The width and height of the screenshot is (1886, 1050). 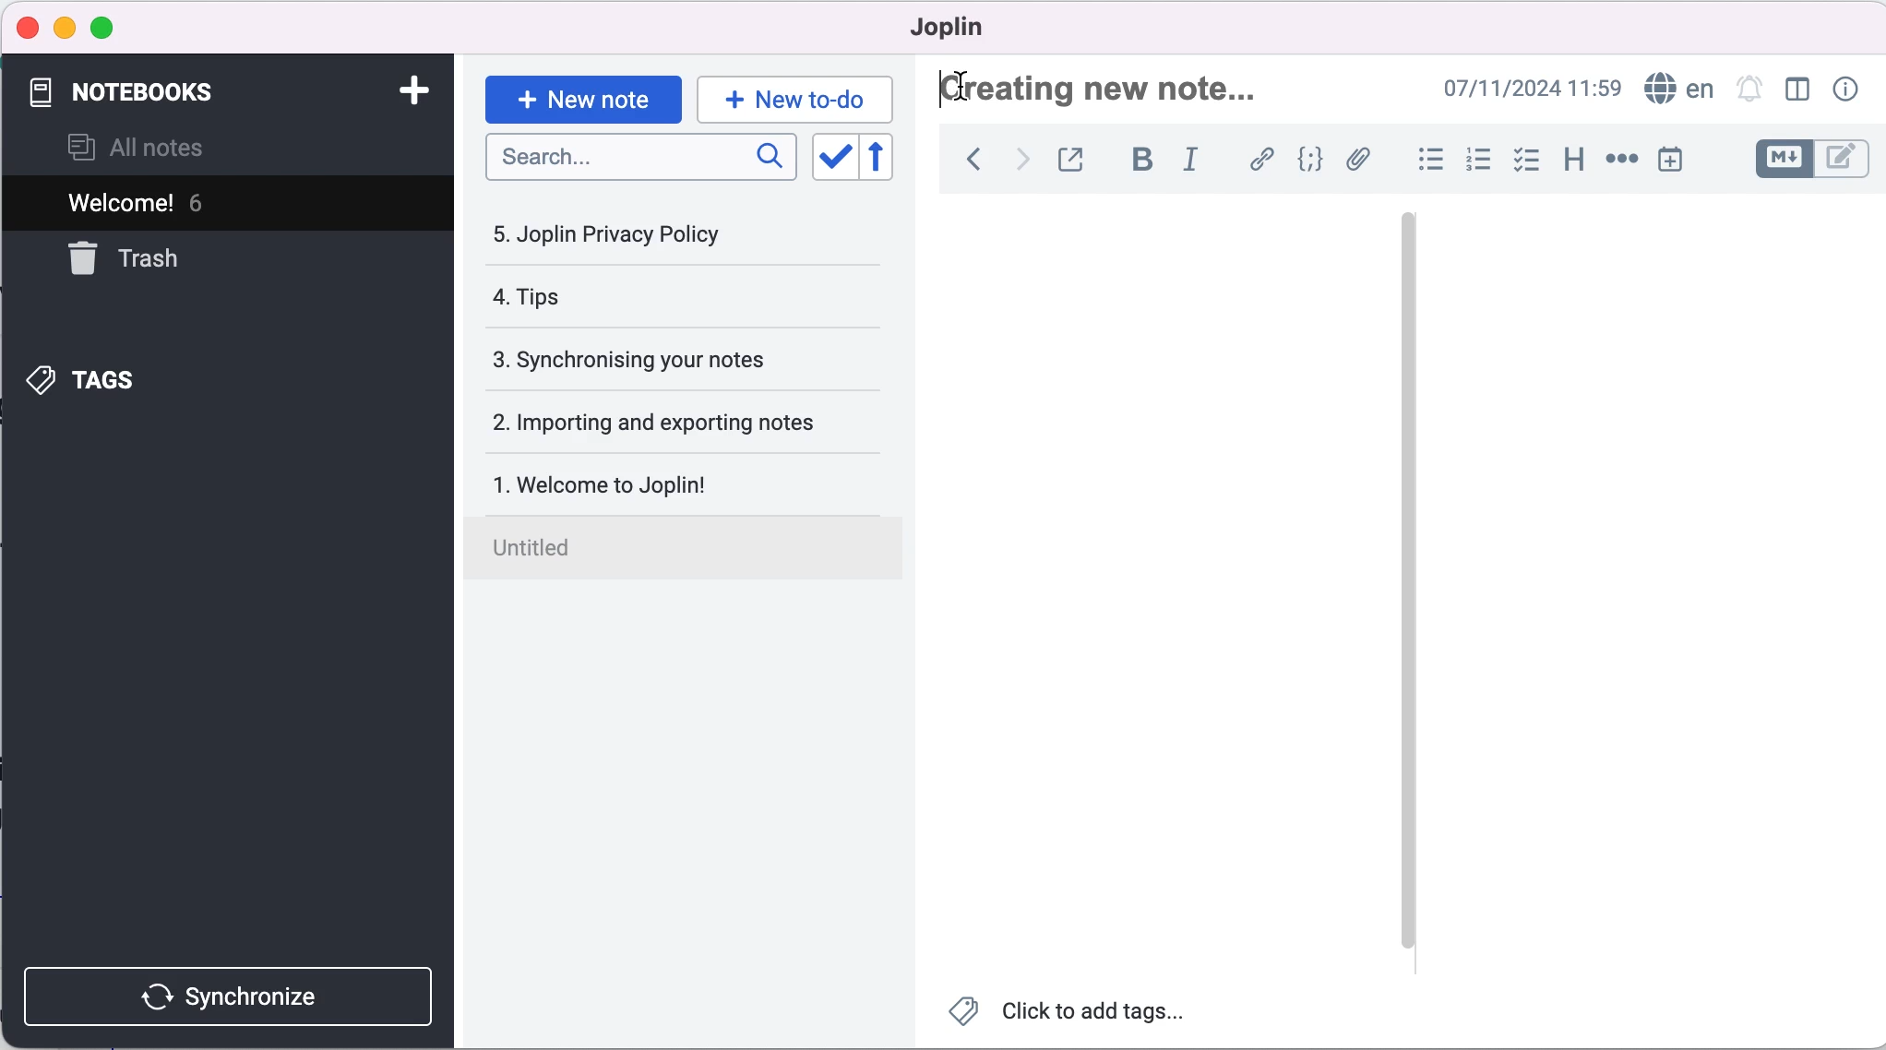 I want to click on bold, so click(x=1142, y=161).